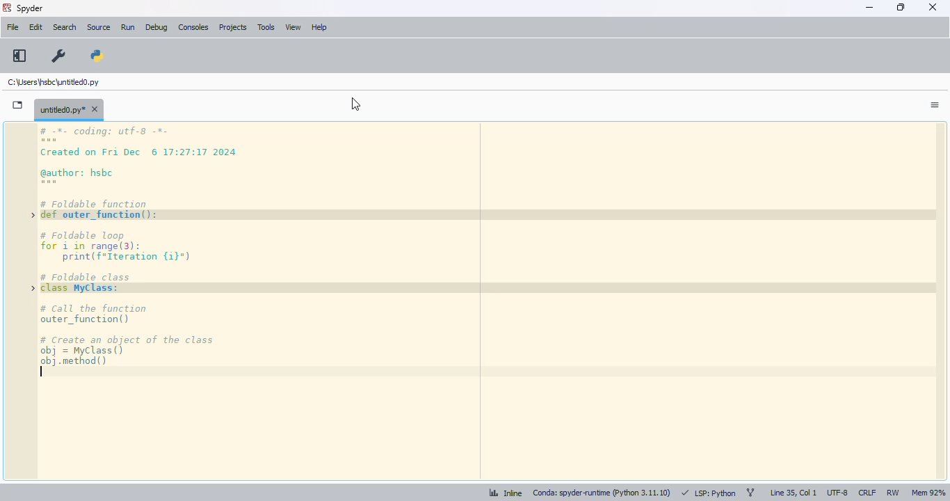 This screenshot has width=950, height=501. What do you see at coordinates (901, 7) in the screenshot?
I see `maximize` at bounding box center [901, 7].